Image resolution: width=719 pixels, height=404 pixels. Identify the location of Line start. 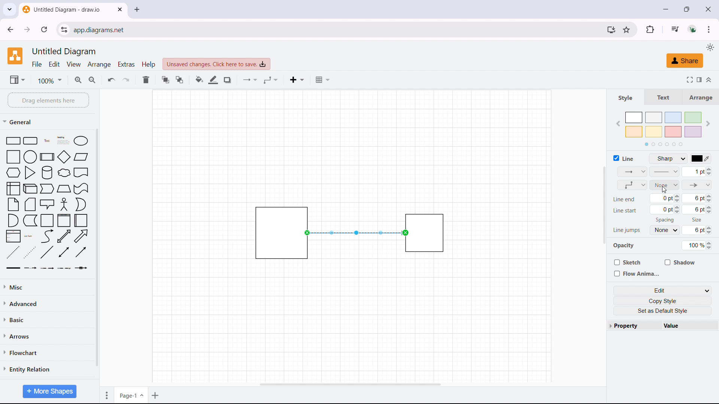
(625, 212).